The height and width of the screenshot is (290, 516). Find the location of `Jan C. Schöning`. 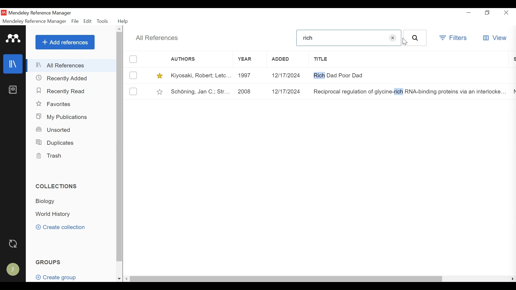

Jan C. Schöning is located at coordinates (199, 91).